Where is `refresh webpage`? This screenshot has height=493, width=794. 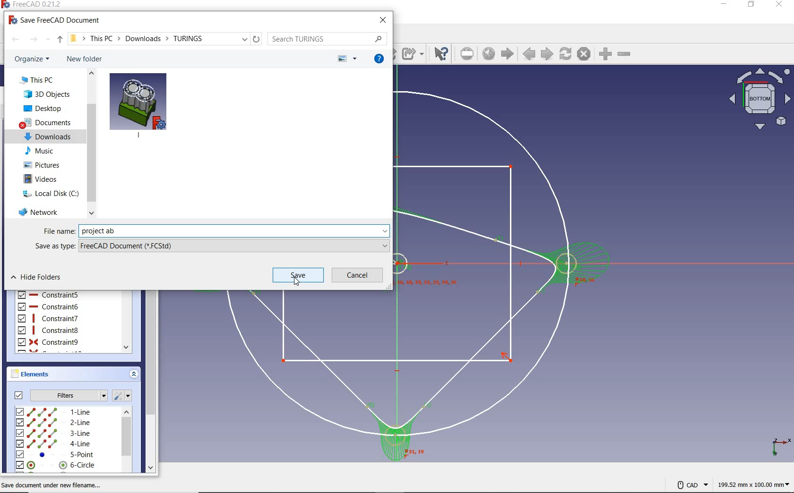 refresh webpage is located at coordinates (566, 54).